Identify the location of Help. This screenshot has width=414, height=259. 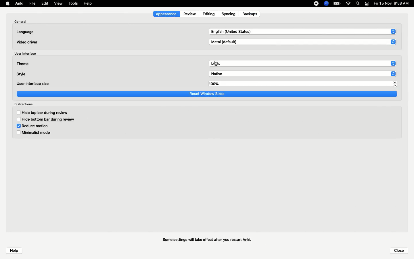
(14, 250).